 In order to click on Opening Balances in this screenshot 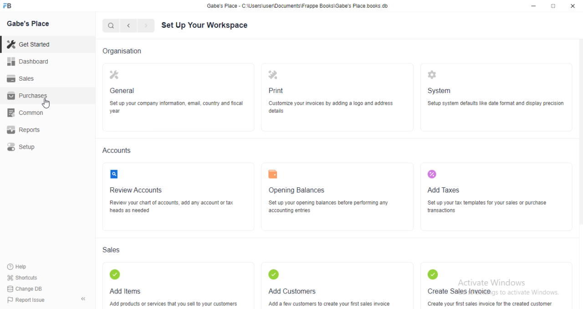, I will do `click(297, 190)`.